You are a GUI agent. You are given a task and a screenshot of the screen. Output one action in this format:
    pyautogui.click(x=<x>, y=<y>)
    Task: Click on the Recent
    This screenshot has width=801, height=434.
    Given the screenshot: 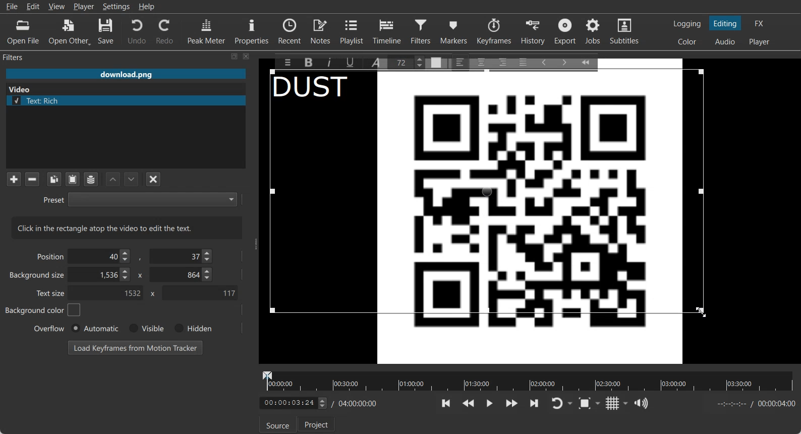 What is the action you would take?
    pyautogui.click(x=290, y=30)
    